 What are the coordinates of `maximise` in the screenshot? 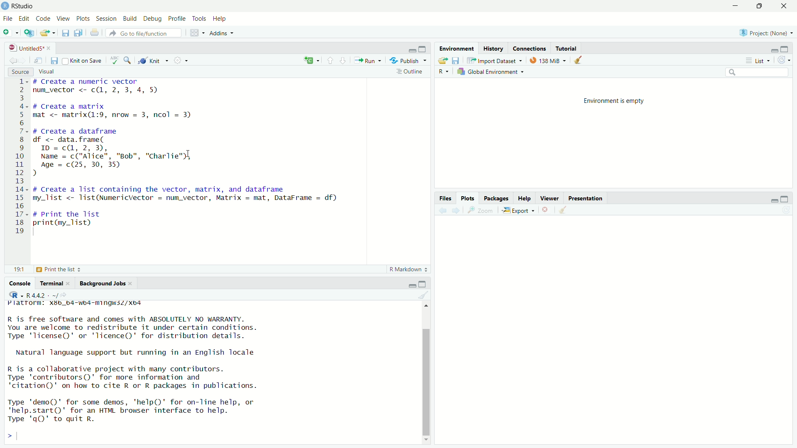 It's located at (425, 283).